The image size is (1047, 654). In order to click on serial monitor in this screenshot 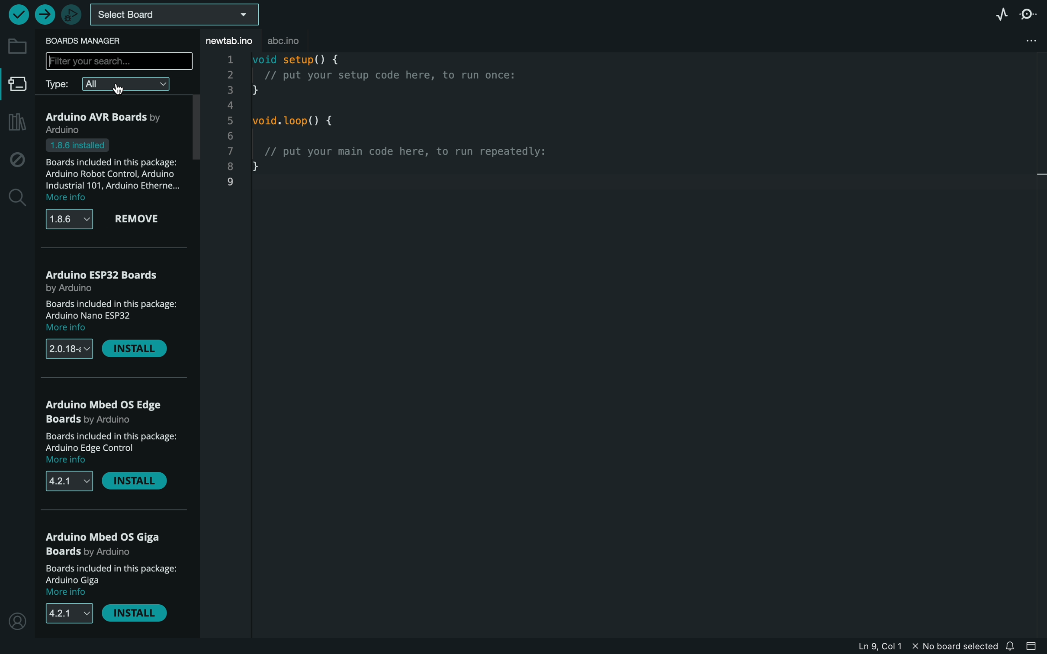, I will do `click(1028, 14)`.